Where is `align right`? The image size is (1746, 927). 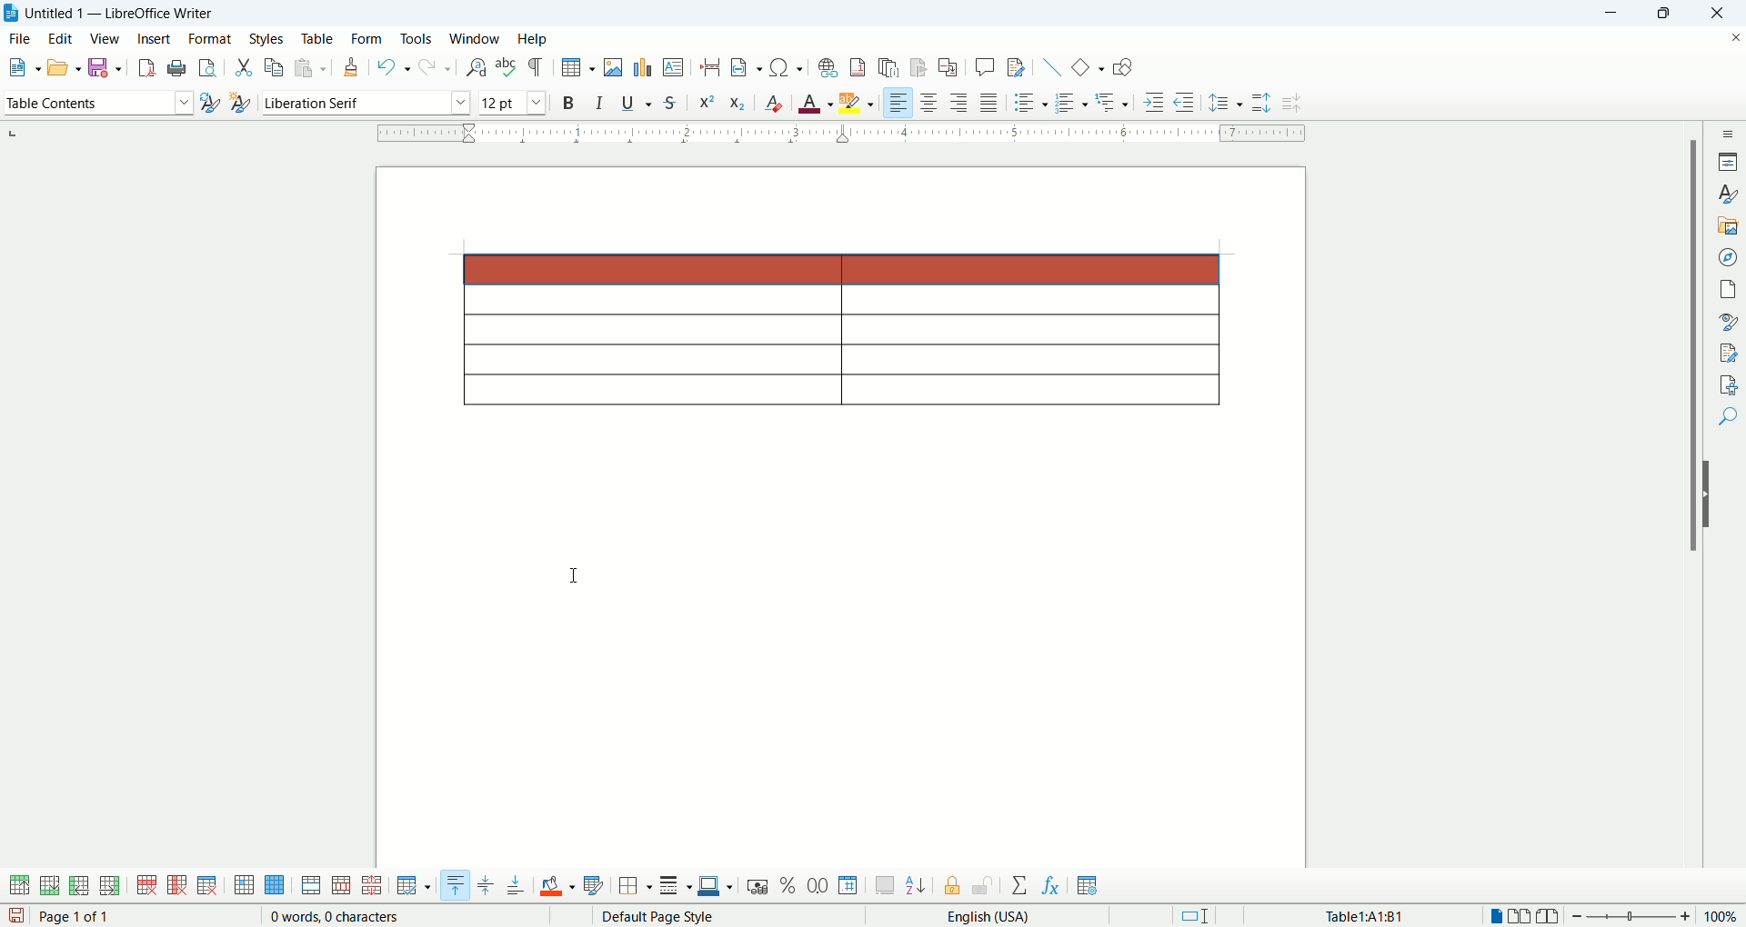 align right is located at coordinates (898, 101).